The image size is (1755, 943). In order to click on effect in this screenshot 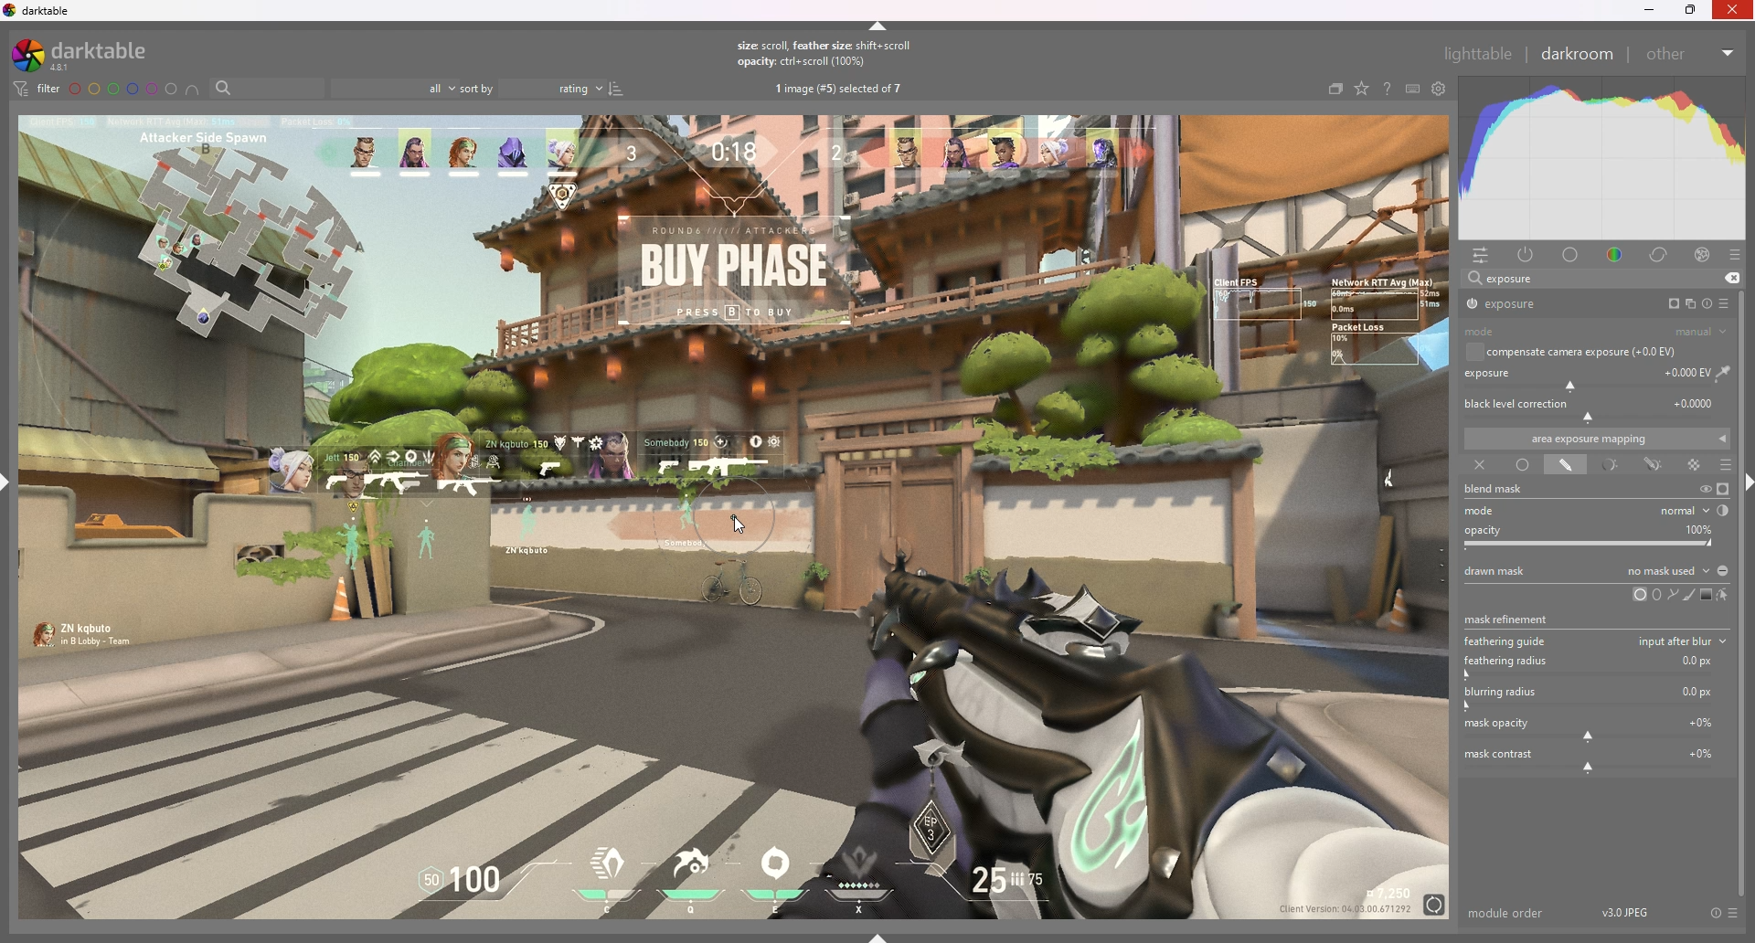, I will do `click(1703, 255)`.